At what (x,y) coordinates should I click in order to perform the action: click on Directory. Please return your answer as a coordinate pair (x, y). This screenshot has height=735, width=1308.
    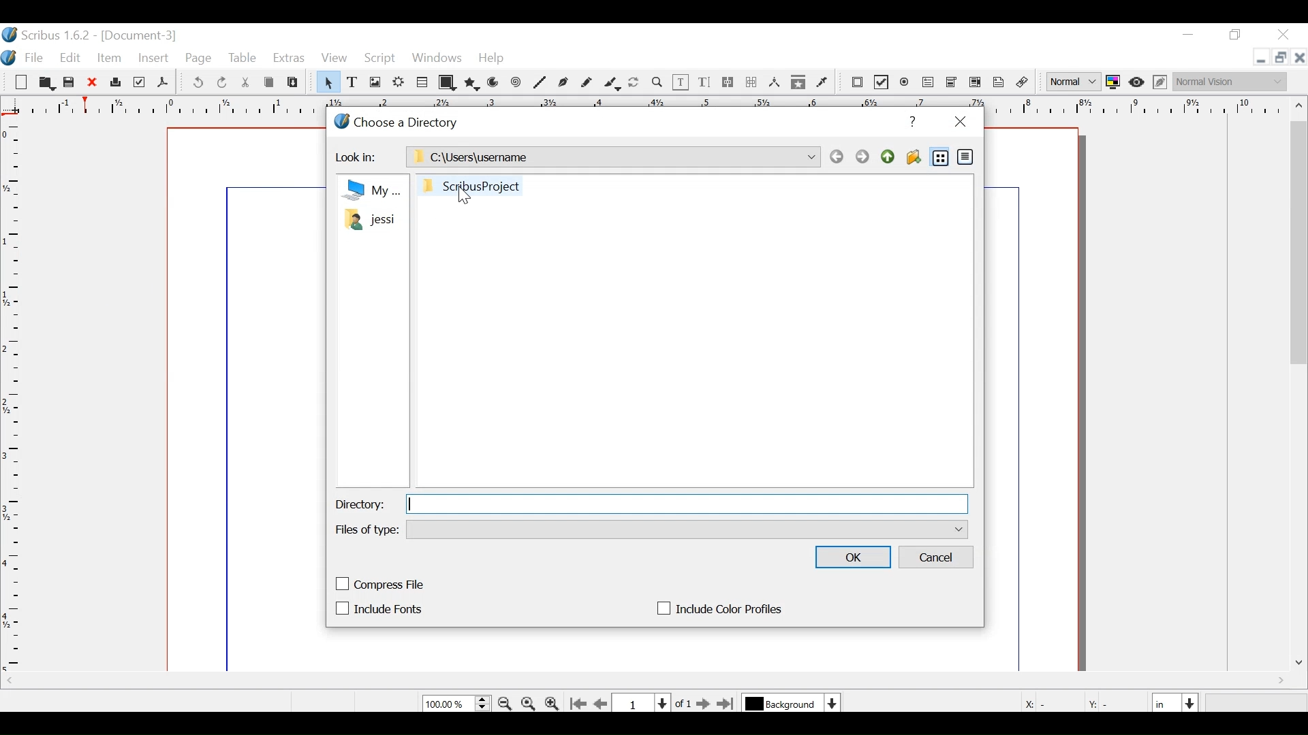
    Looking at the image, I should click on (359, 506).